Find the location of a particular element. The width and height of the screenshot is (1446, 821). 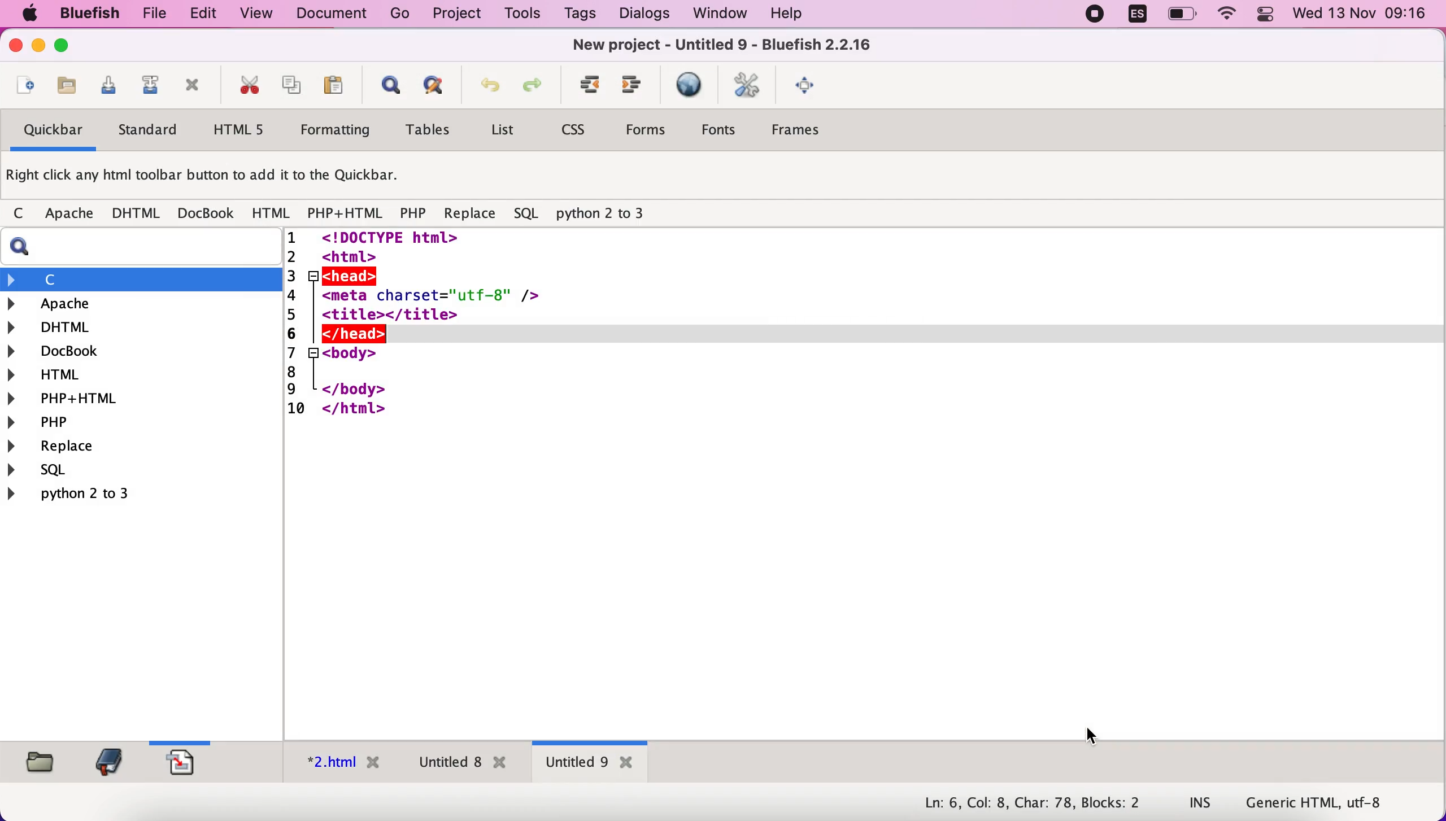

view is located at coordinates (258, 13).